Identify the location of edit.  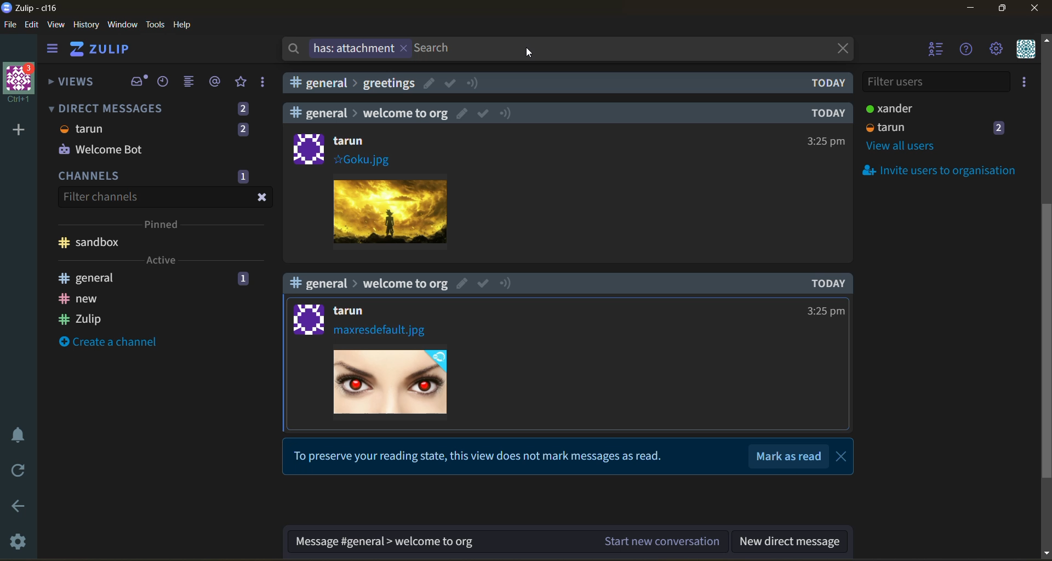
(429, 83).